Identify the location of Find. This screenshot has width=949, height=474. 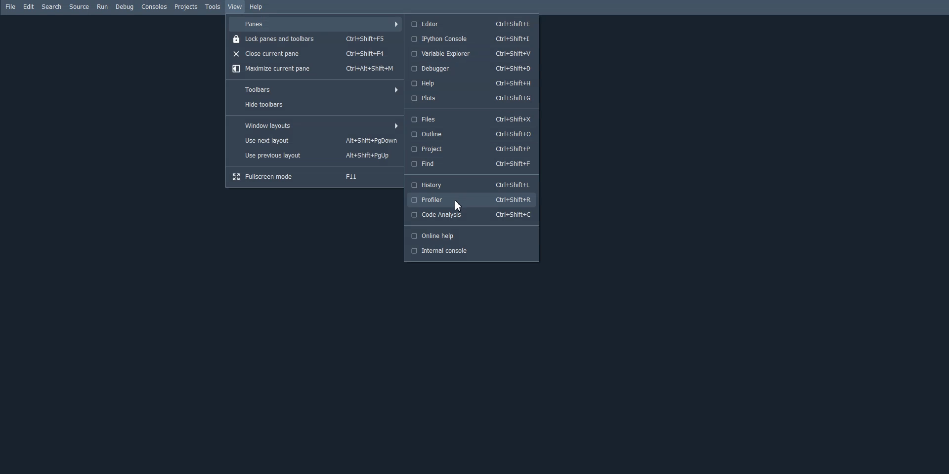
(470, 164).